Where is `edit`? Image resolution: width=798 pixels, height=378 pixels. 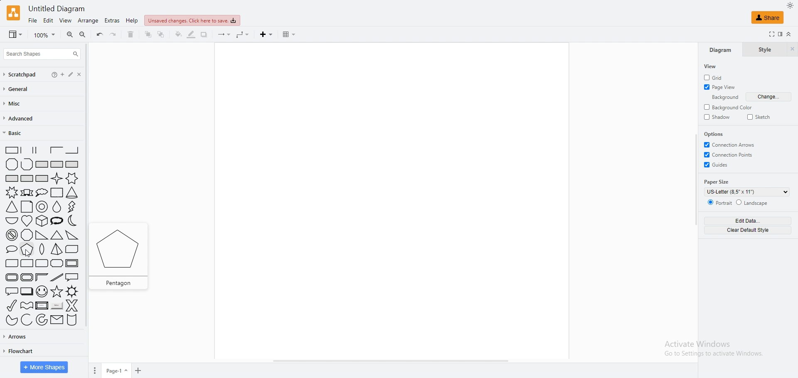 edit is located at coordinates (48, 21).